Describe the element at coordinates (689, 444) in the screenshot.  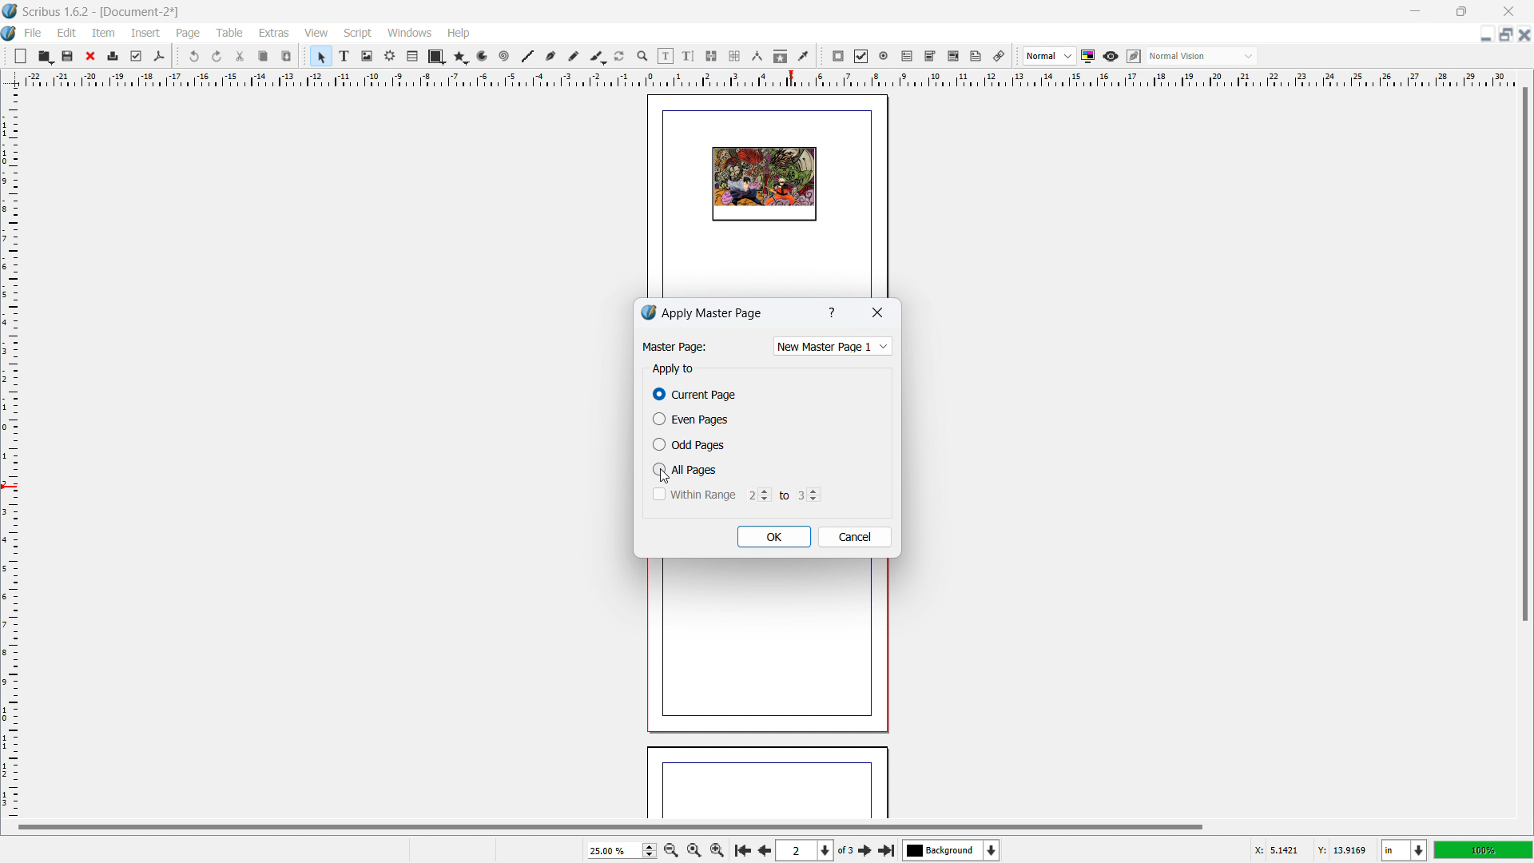
I see `odd pages checkbox` at that location.